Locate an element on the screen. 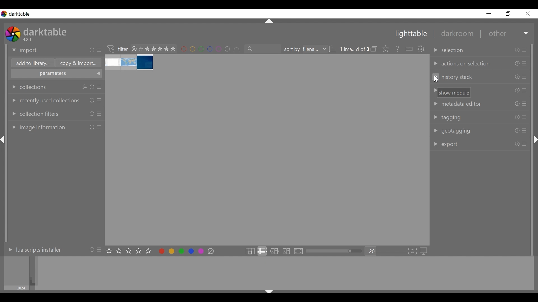 The image size is (538, 302). image information is located at coordinates (38, 127).